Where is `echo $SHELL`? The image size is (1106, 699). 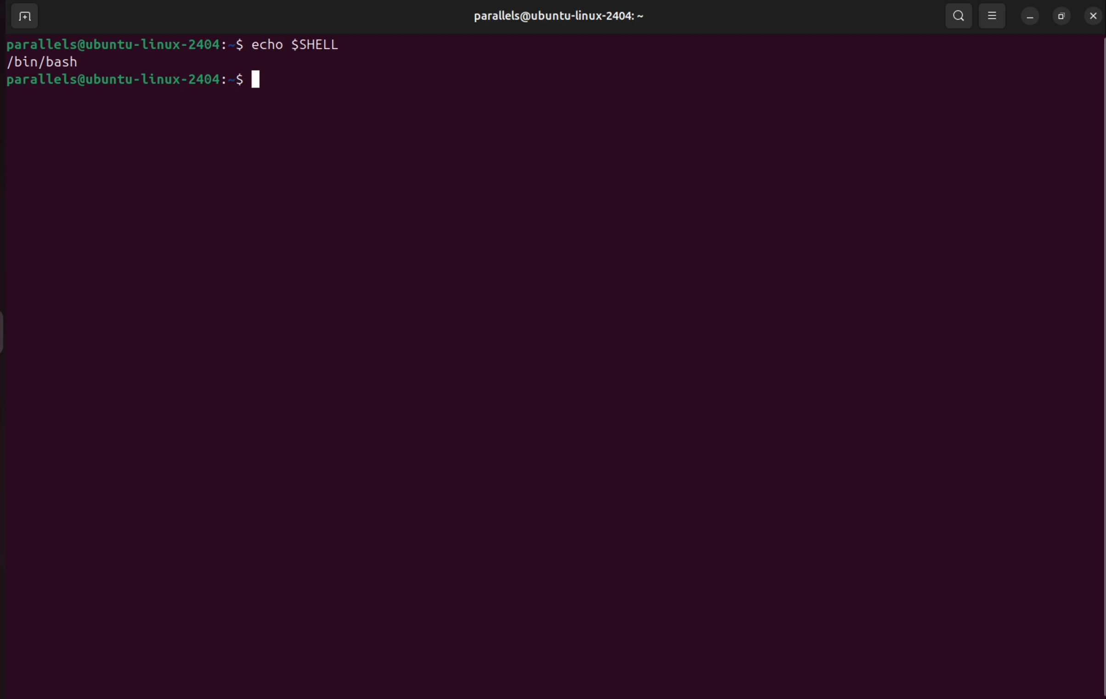
echo $SHELL is located at coordinates (300, 45).